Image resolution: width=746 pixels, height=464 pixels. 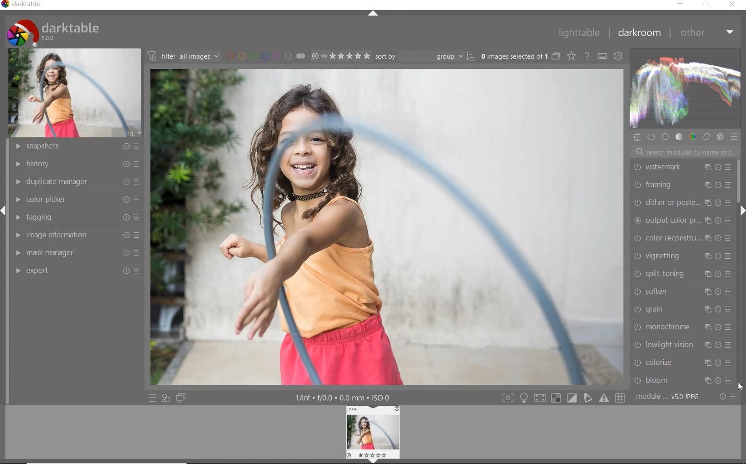 I want to click on watermark, so click(x=683, y=168).